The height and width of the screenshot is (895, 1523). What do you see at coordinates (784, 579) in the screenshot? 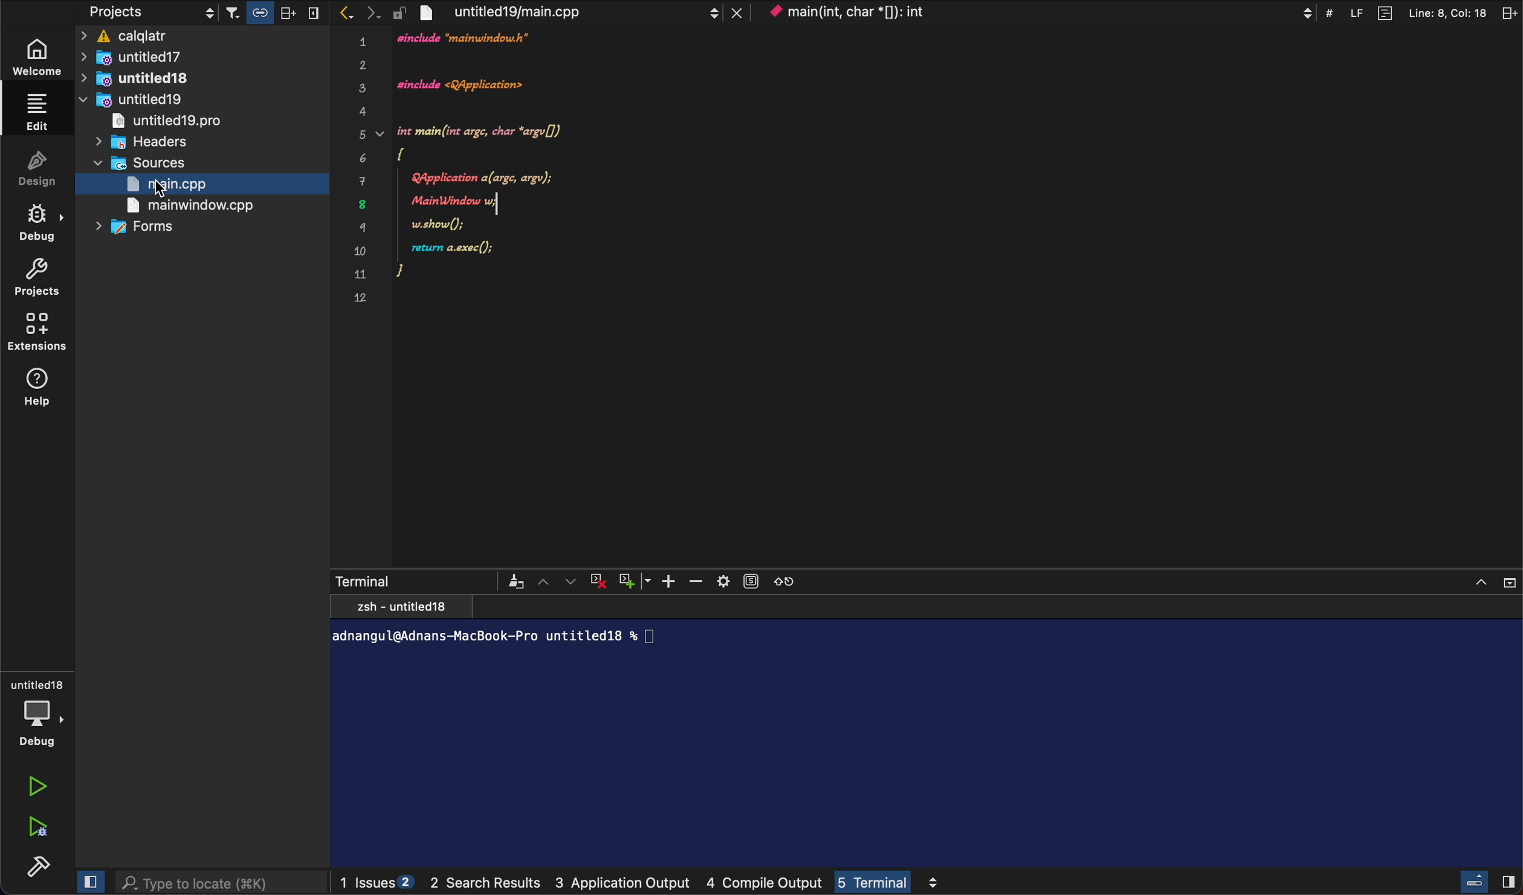
I see `Refresh` at bounding box center [784, 579].